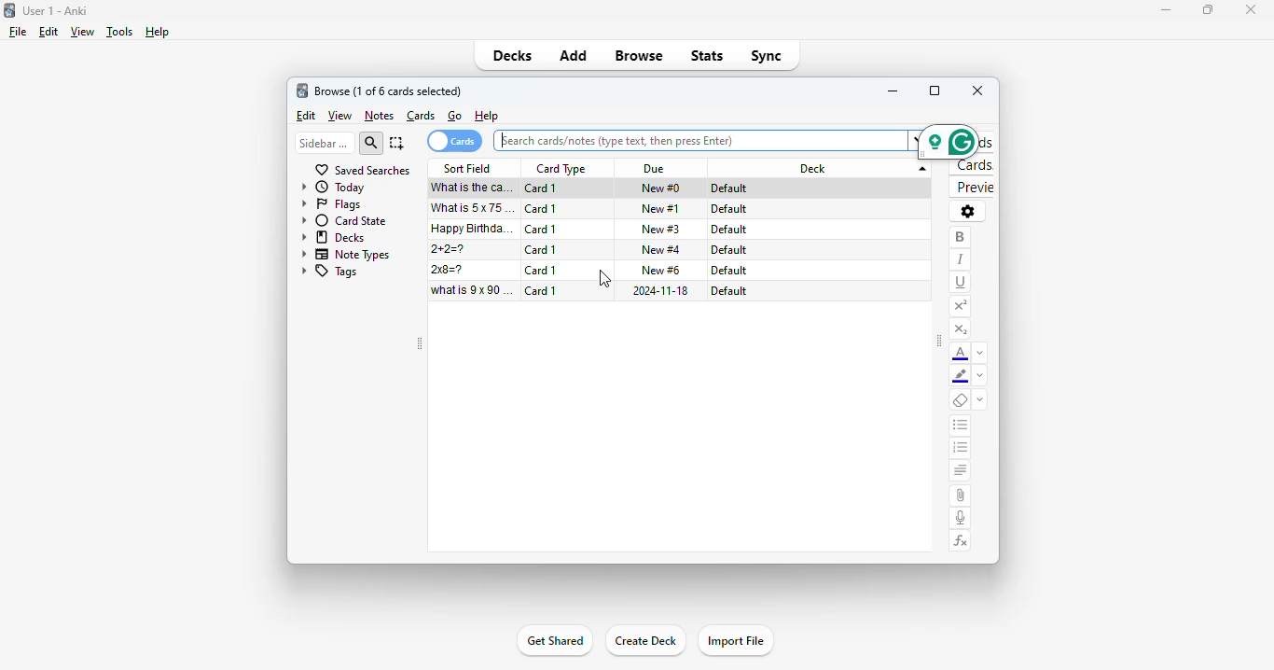  Describe the element at coordinates (334, 237) in the screenshot. I see `decks` at that location.